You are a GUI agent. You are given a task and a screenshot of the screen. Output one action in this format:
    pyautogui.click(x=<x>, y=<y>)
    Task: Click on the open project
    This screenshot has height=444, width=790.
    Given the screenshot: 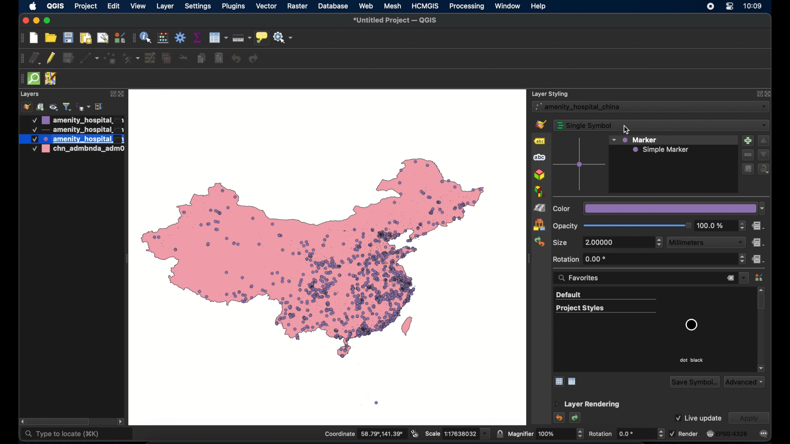 What is the action you would take?
    pyautogui.click(x=50, y=38)
    